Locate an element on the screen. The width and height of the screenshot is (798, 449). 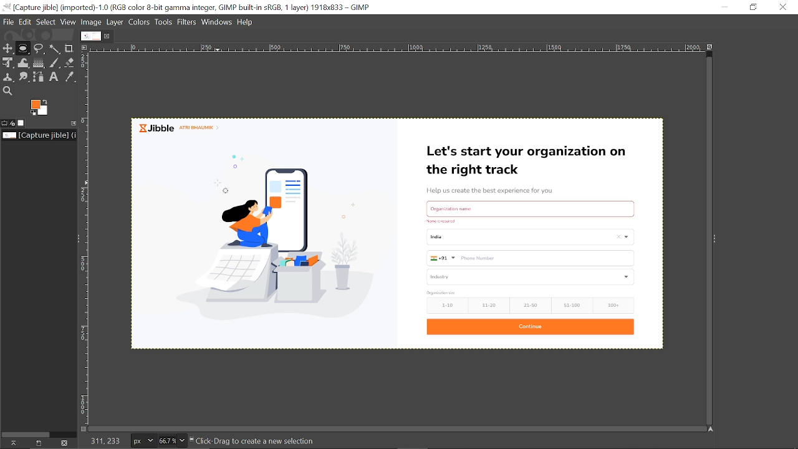
Close is located at coordinates (782, 7).